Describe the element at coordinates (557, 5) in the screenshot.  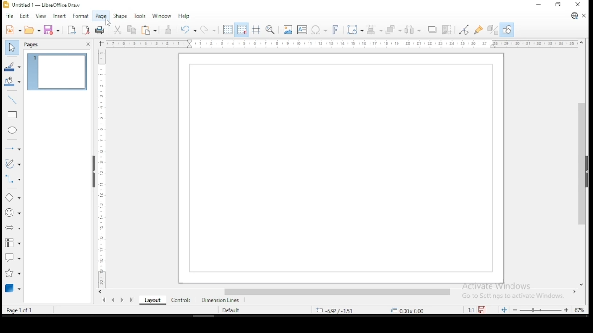
I see `restore` at that location.